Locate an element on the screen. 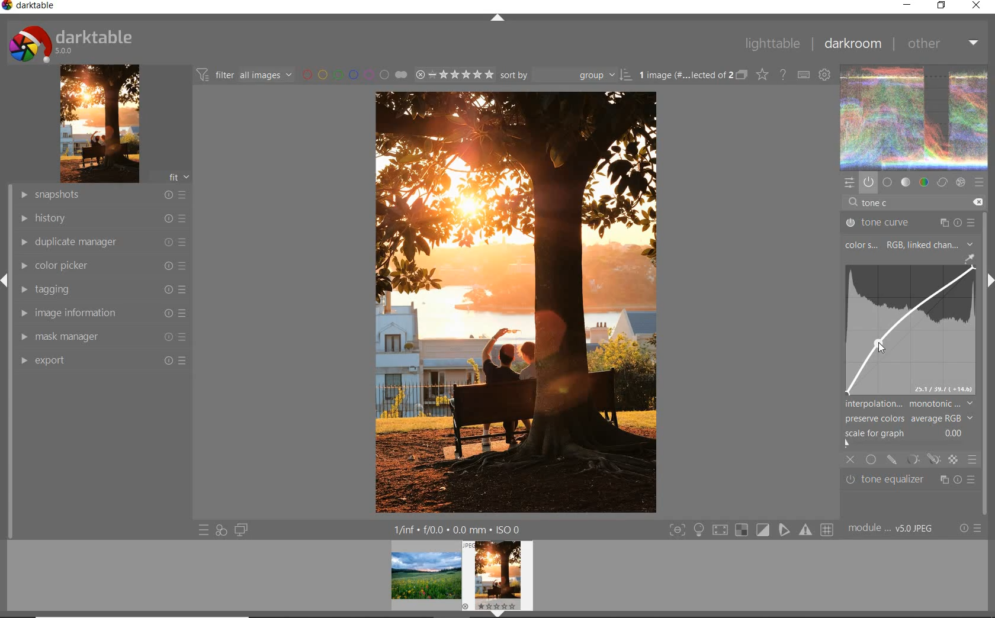 Image resolution: width=995 pixels, height=618 pixels. 1 image (#.... lected of 2) is located at coordinates (692, 75).